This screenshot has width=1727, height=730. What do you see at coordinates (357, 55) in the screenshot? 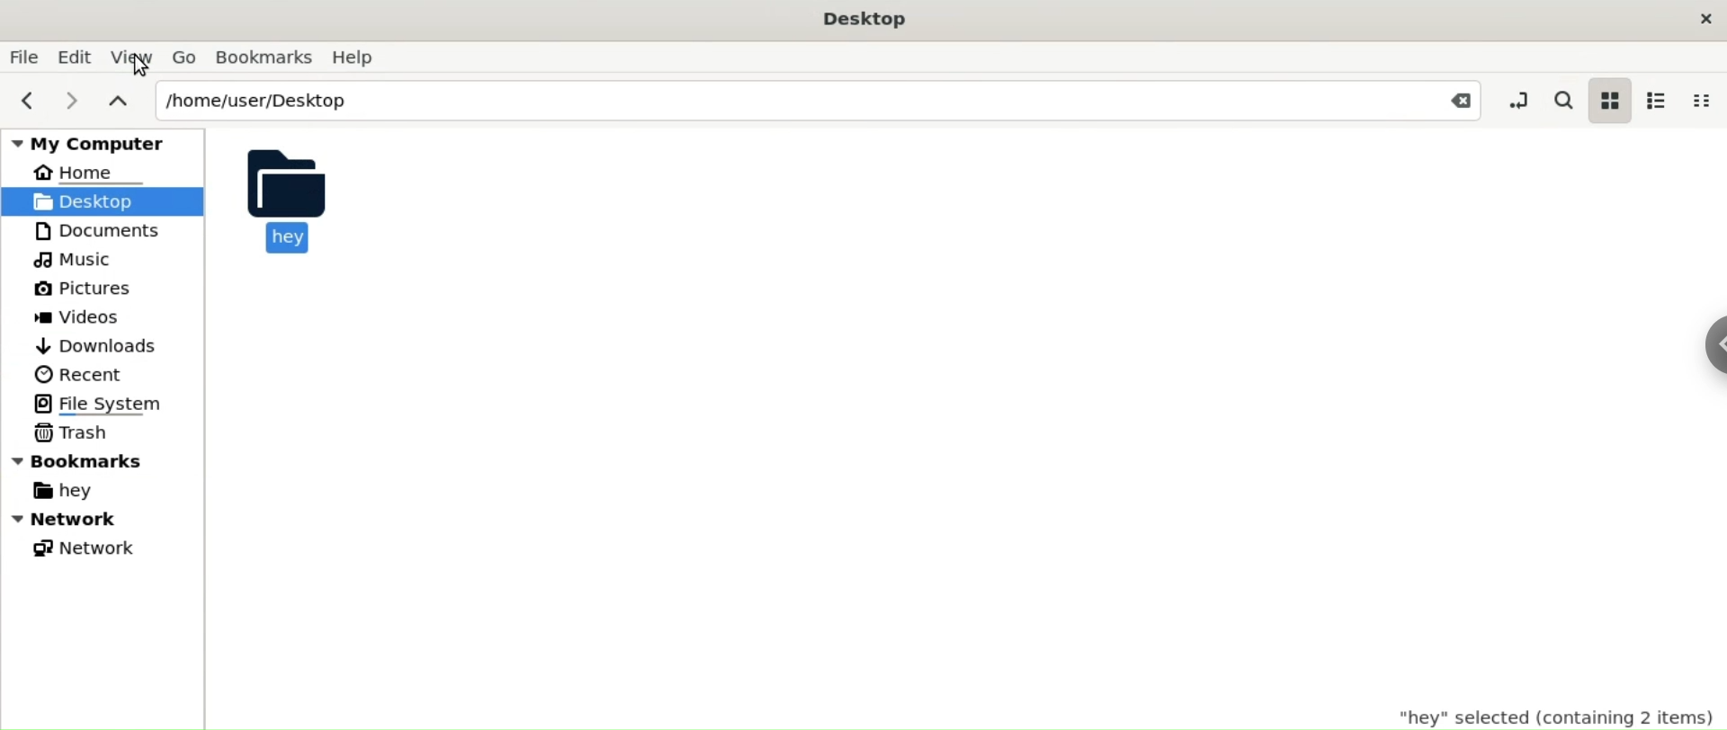
I see `Help` at bounding box center [357, 55].